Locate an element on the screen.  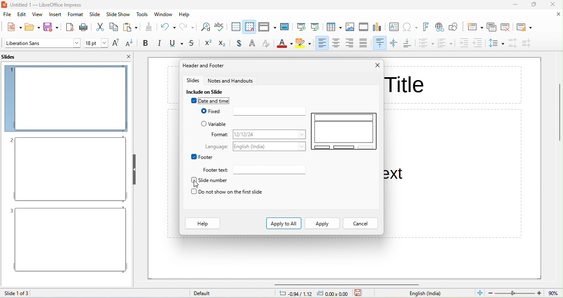
slide 1 is located at coordinates (66, 98).